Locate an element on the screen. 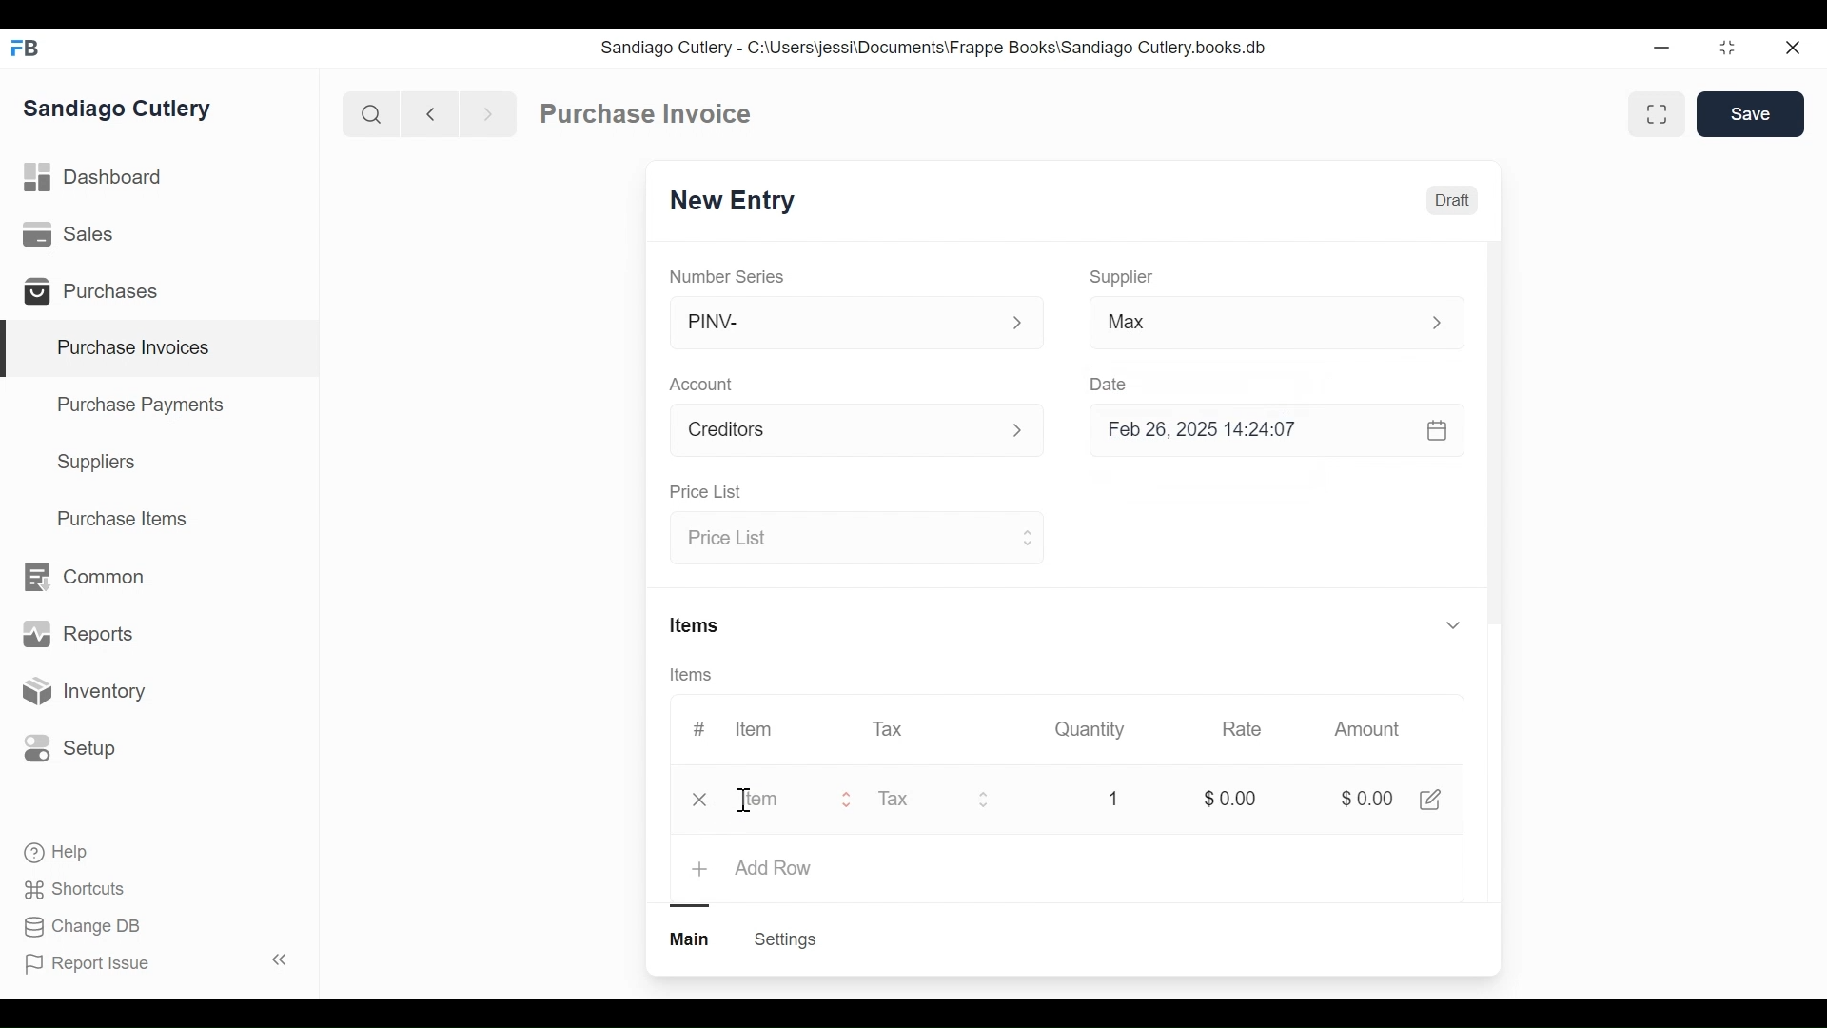  Expand is located at coordinates (1447, 323).